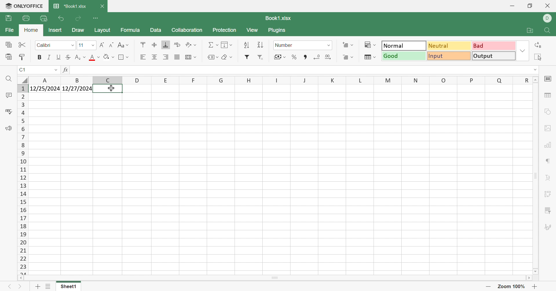  What do you see at coordinates (449, 56) in the screenshot?
I see `Input` at bounding box center [449, 56].